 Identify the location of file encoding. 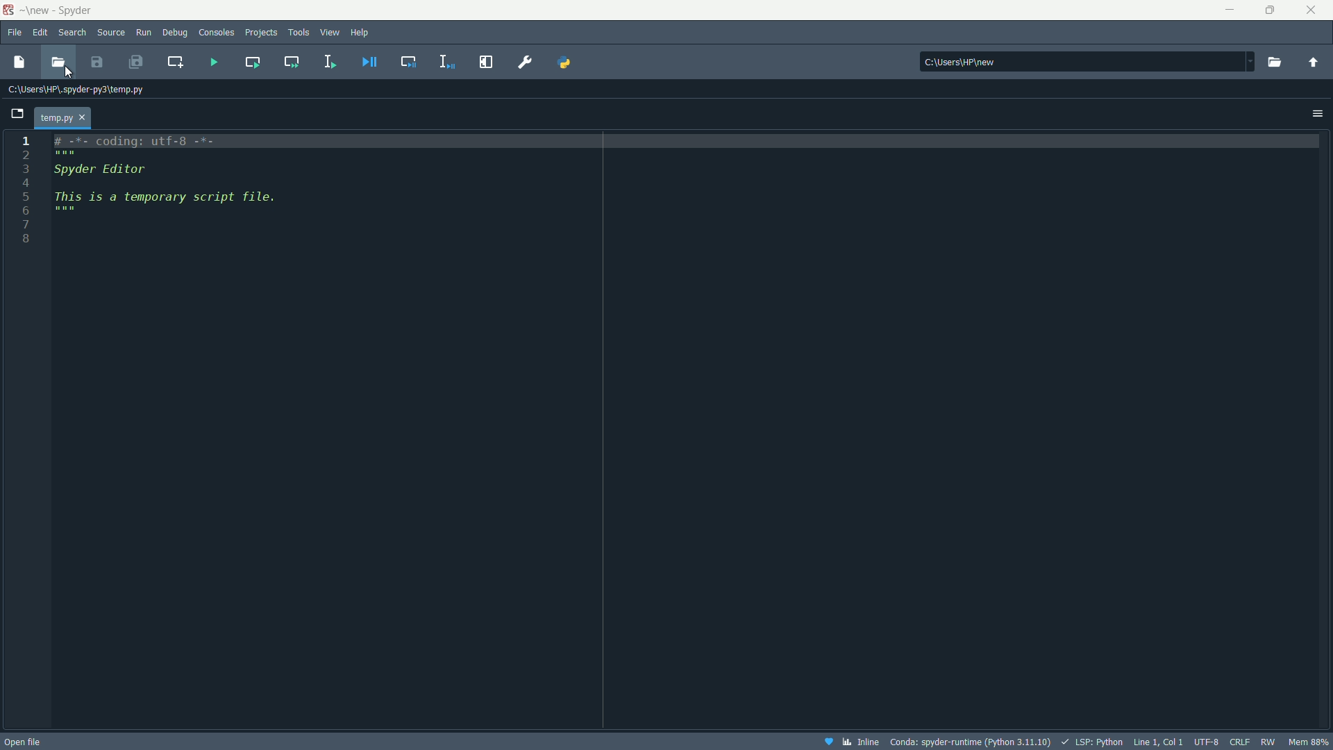
(1207, 742).